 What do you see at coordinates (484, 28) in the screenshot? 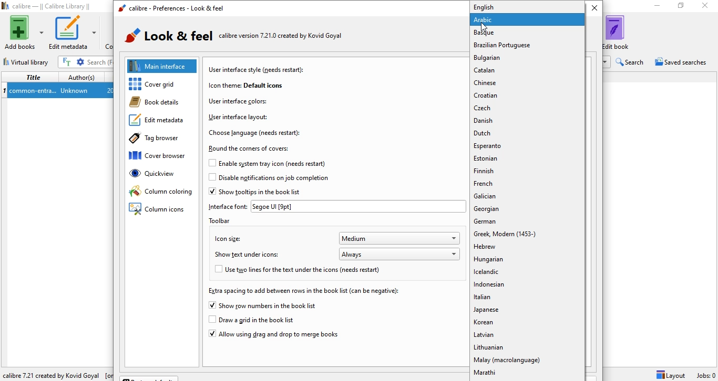
I see `cursor` at bounding box center [484, 28].